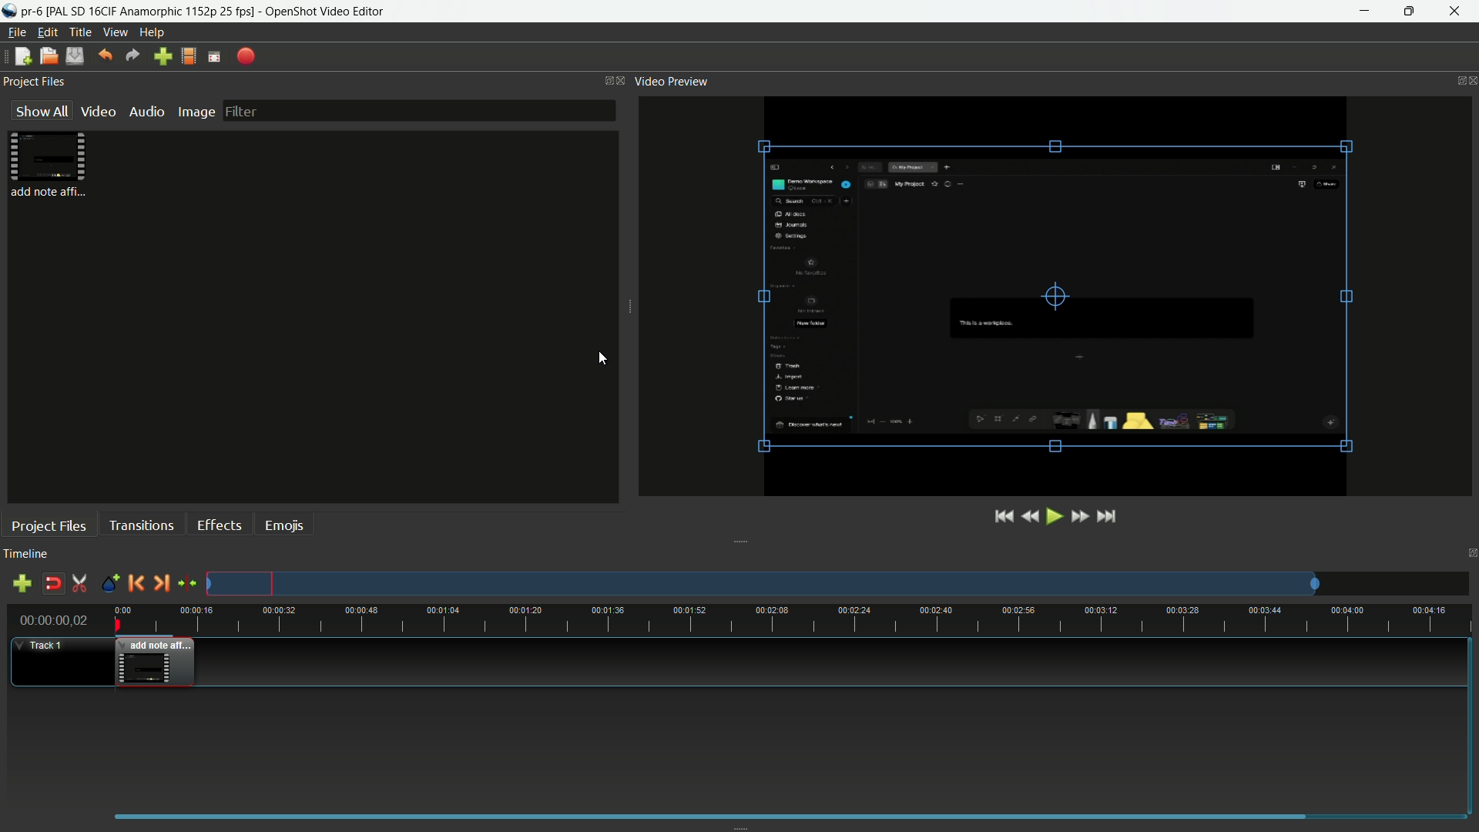  I want to click on change layout, so click(606, 80).